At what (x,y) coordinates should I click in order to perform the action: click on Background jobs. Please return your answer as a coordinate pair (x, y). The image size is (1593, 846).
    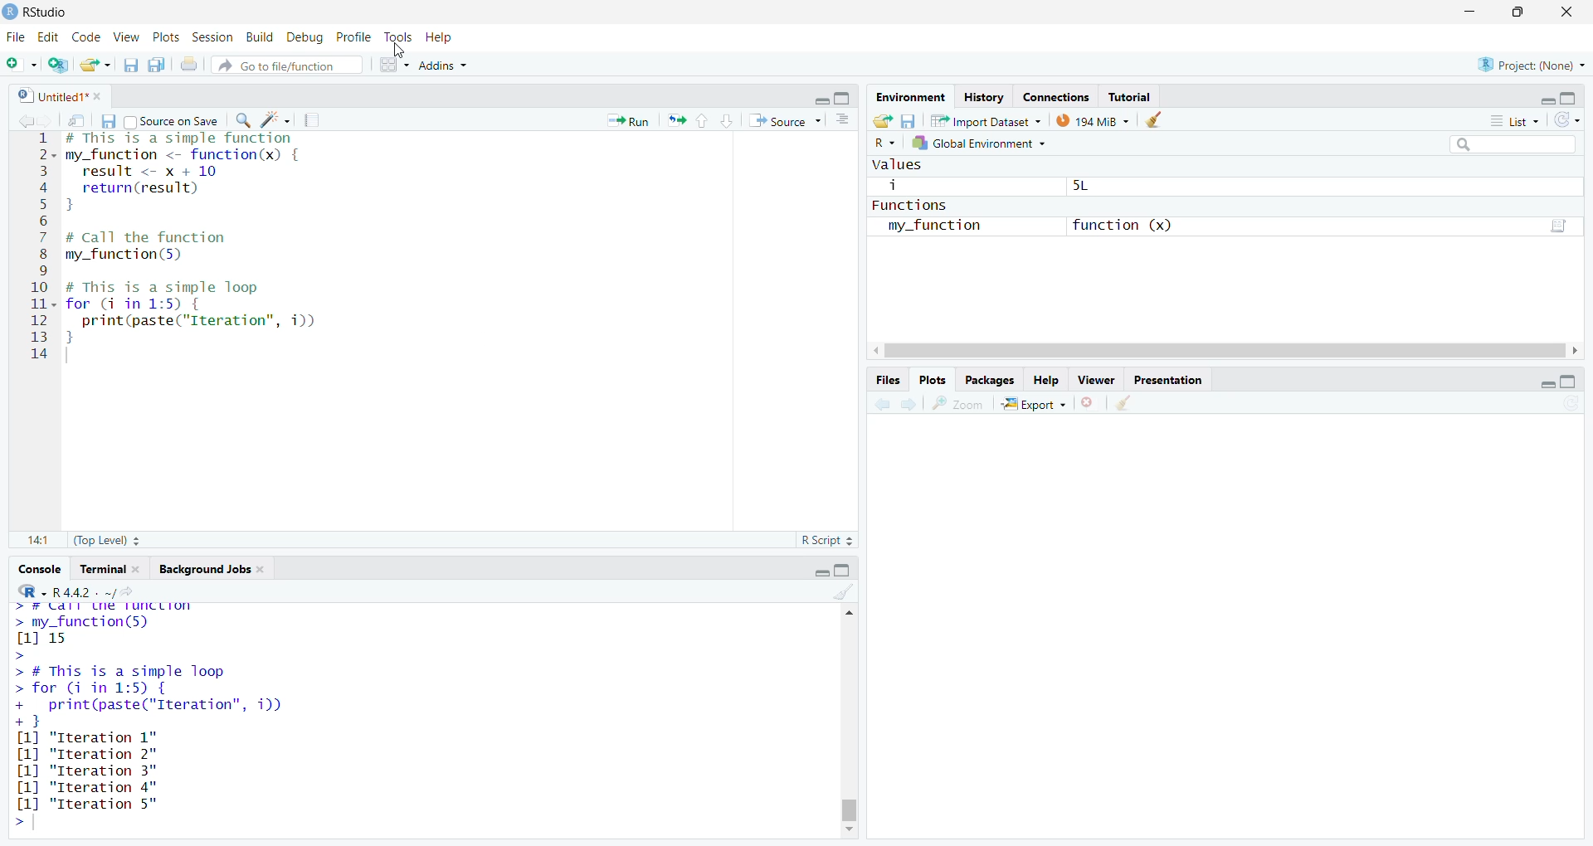
    Looking at the image, I should click on (204, 569).